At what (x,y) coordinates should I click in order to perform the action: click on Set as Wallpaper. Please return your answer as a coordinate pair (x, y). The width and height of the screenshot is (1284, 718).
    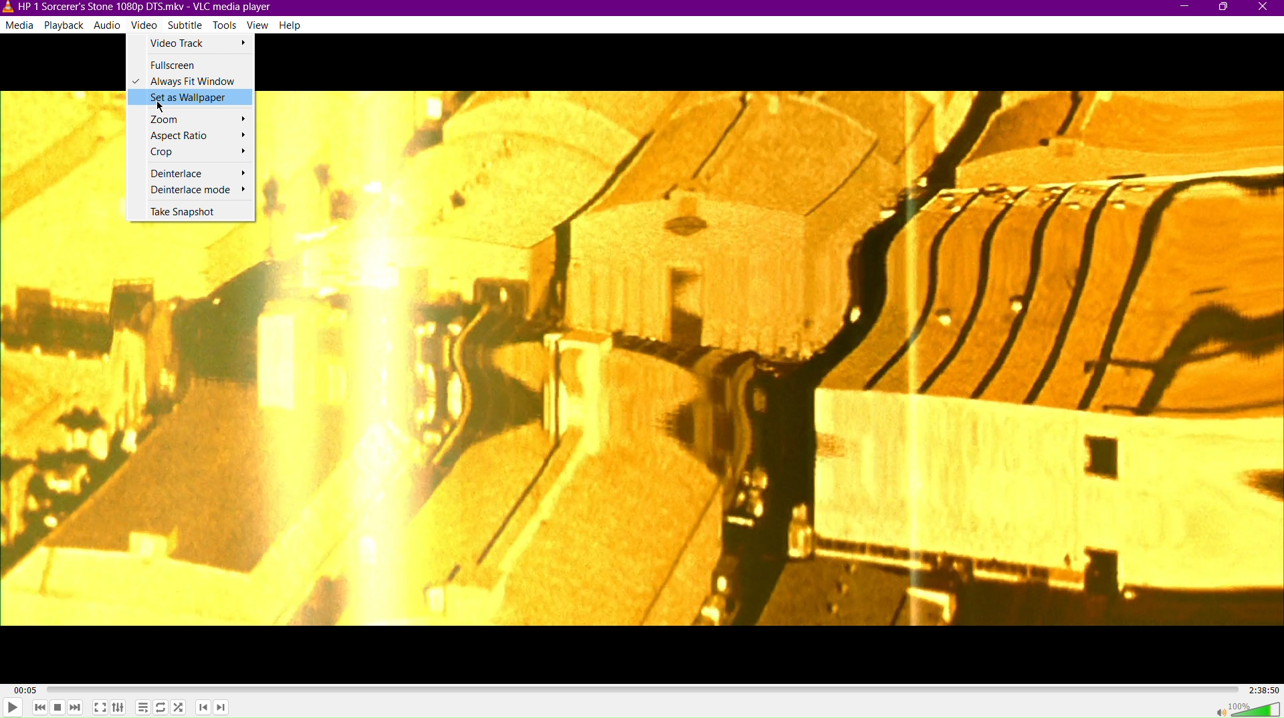
    Looking at the image, I should click on (192, 99).